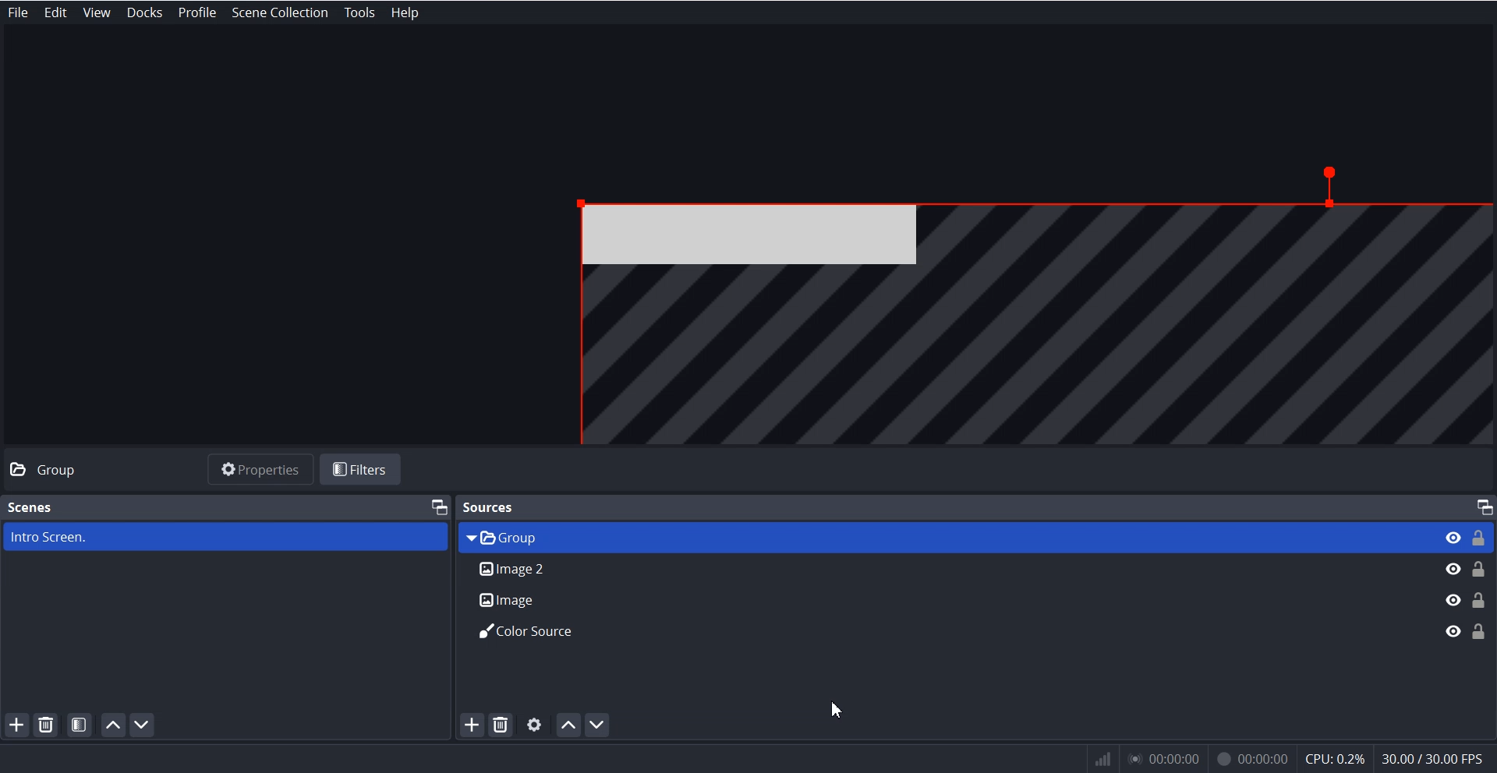 Image resolution: width=1497 pixels, height=773 pixels. I want to click on Group, so click(943, 537).